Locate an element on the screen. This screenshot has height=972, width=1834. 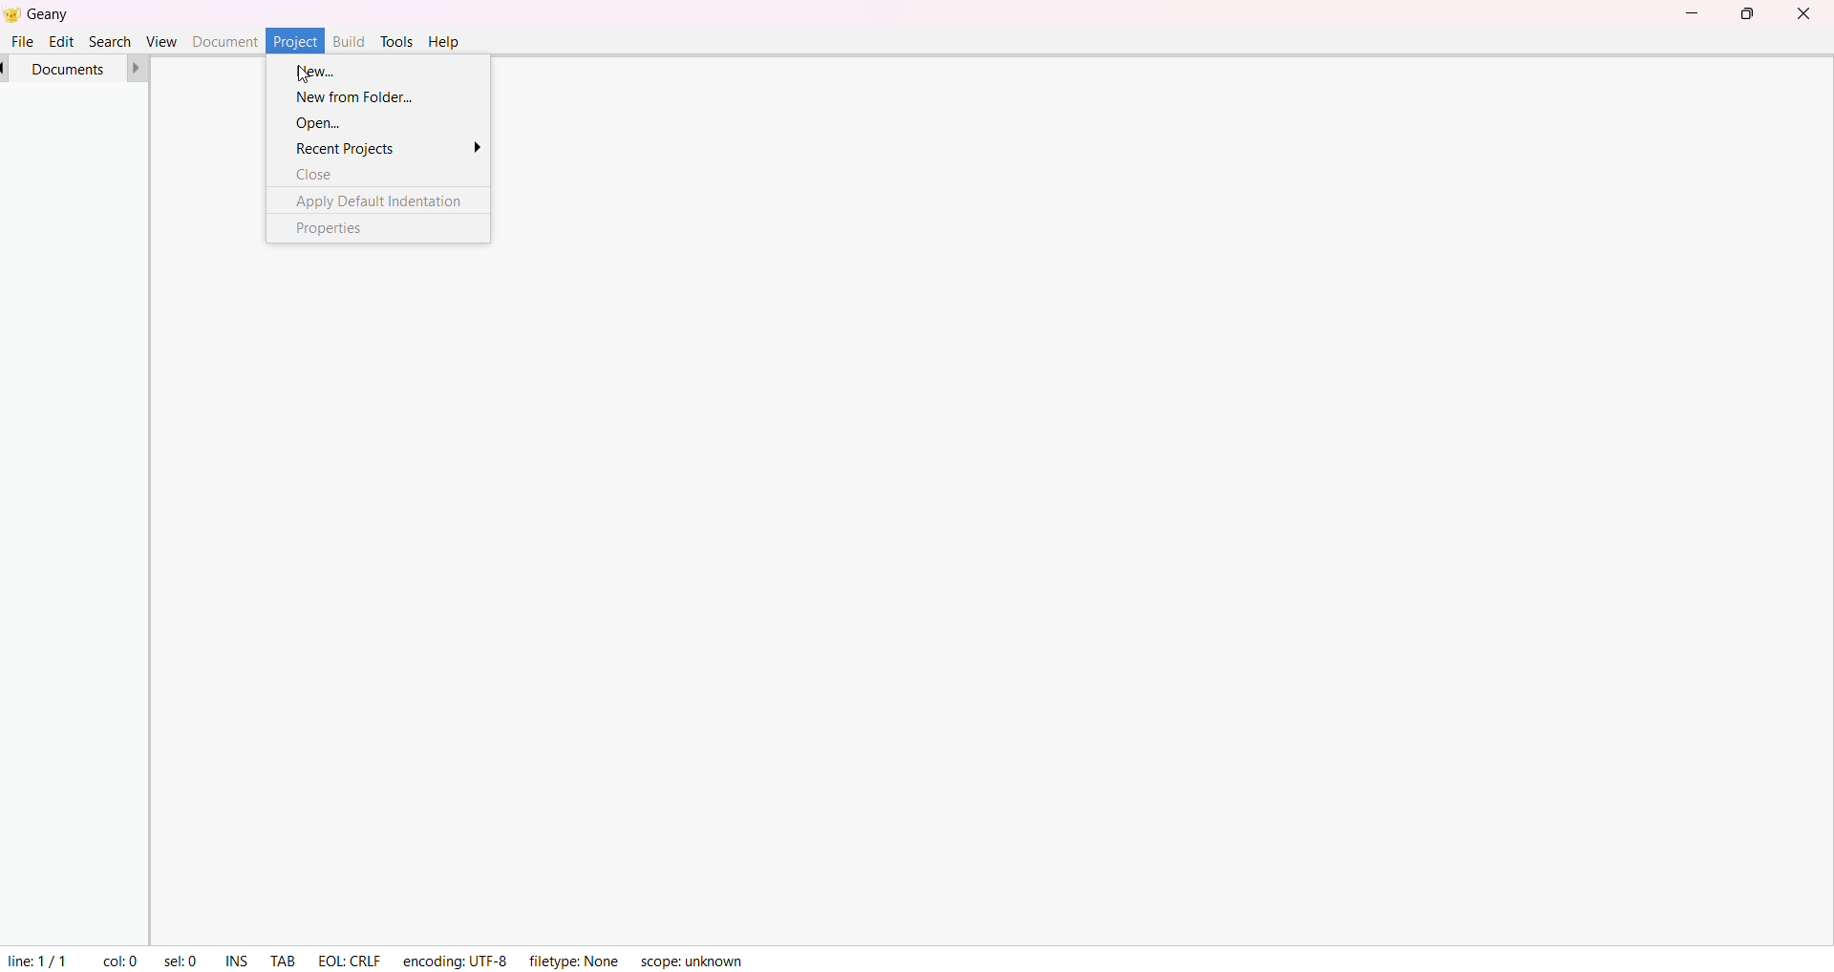
minimize is located at coordinates (1688, 11).